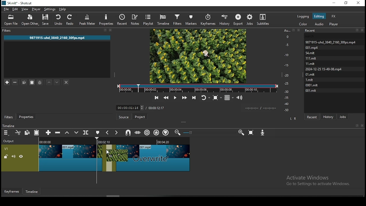 The width and height of the screenshot is (366, 206). Describe the element at coordinates (343, 117) in the screenshot. I see `jobs` at that location.